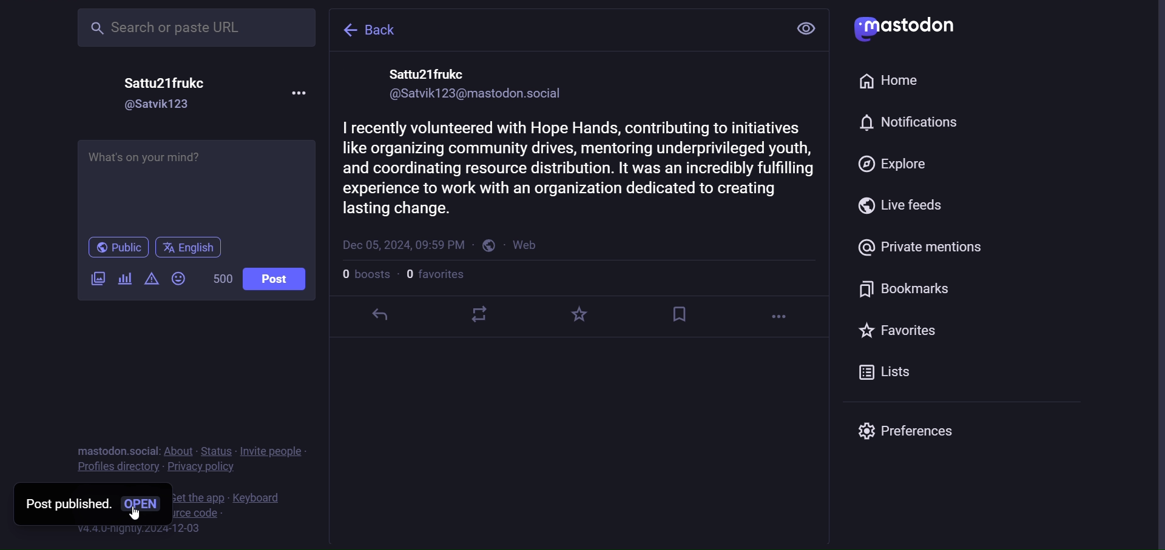 The height and width of the screenshot is (550, 1165). What do you see at coordinates (482, 315) in the screenshot?
I see `boost` at bounding box center [482, 315].